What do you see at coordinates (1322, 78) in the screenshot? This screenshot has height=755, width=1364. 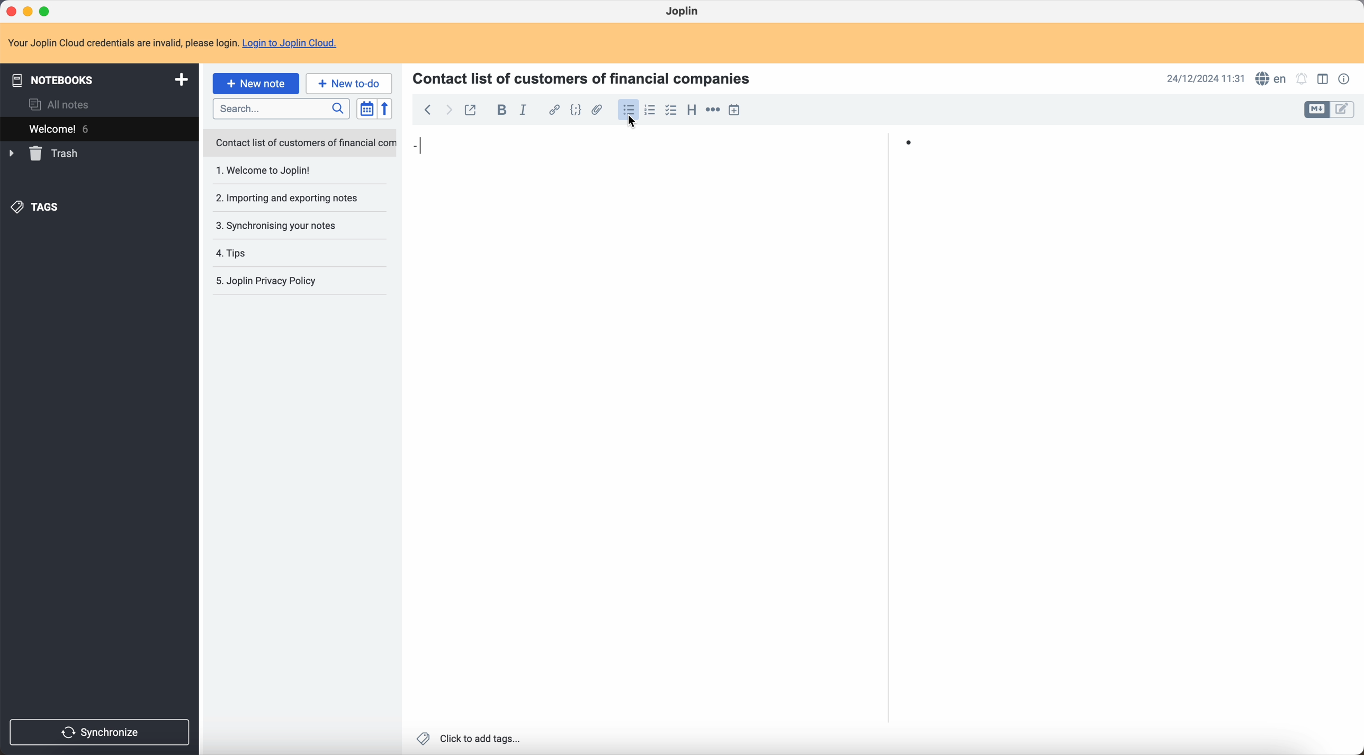 I see `toggle edit layout` at bounding box center [1322, 78].